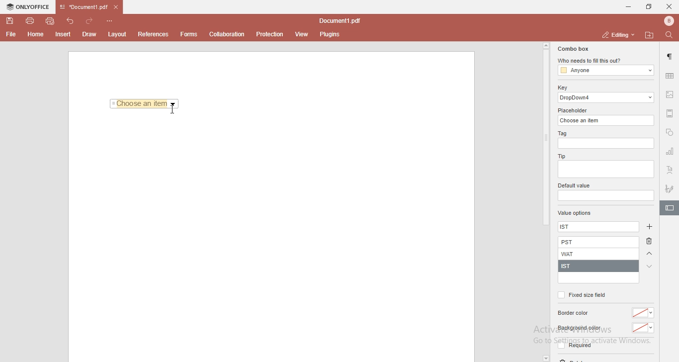 The height and width of the screenshot is (362, 679). I want to click on text, so click(670, 171).